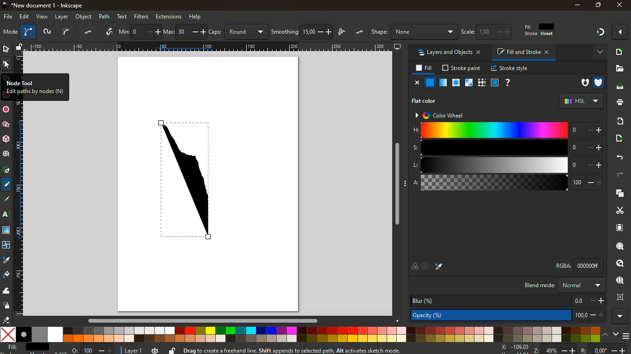 The height and width of the screenshot is (354, 631). I want to click on rope, so click(28, 32).